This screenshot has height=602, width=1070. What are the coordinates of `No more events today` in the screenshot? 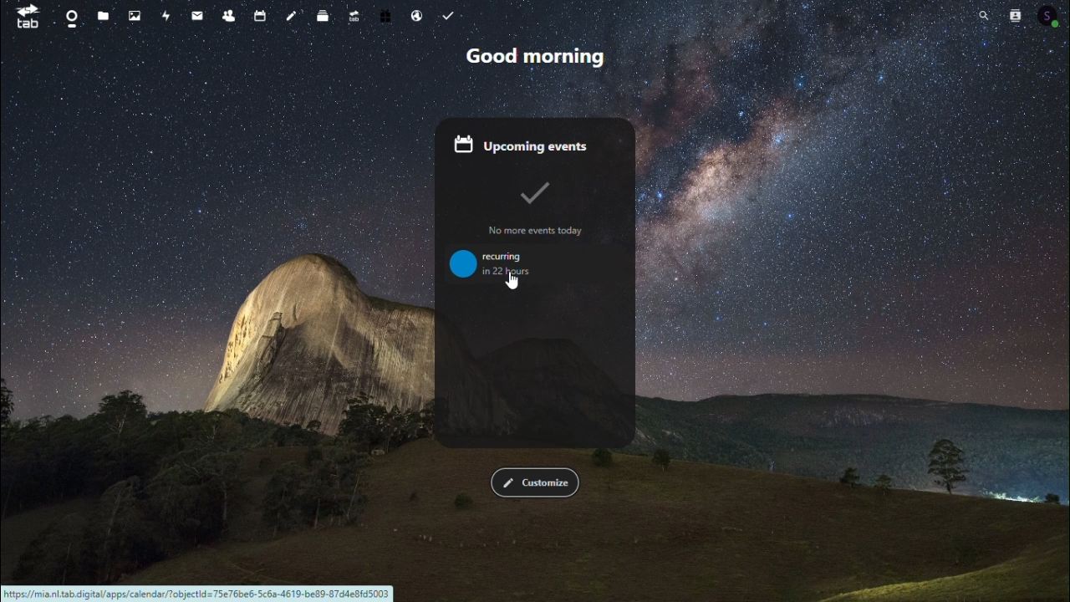 It's located at (535, 233).